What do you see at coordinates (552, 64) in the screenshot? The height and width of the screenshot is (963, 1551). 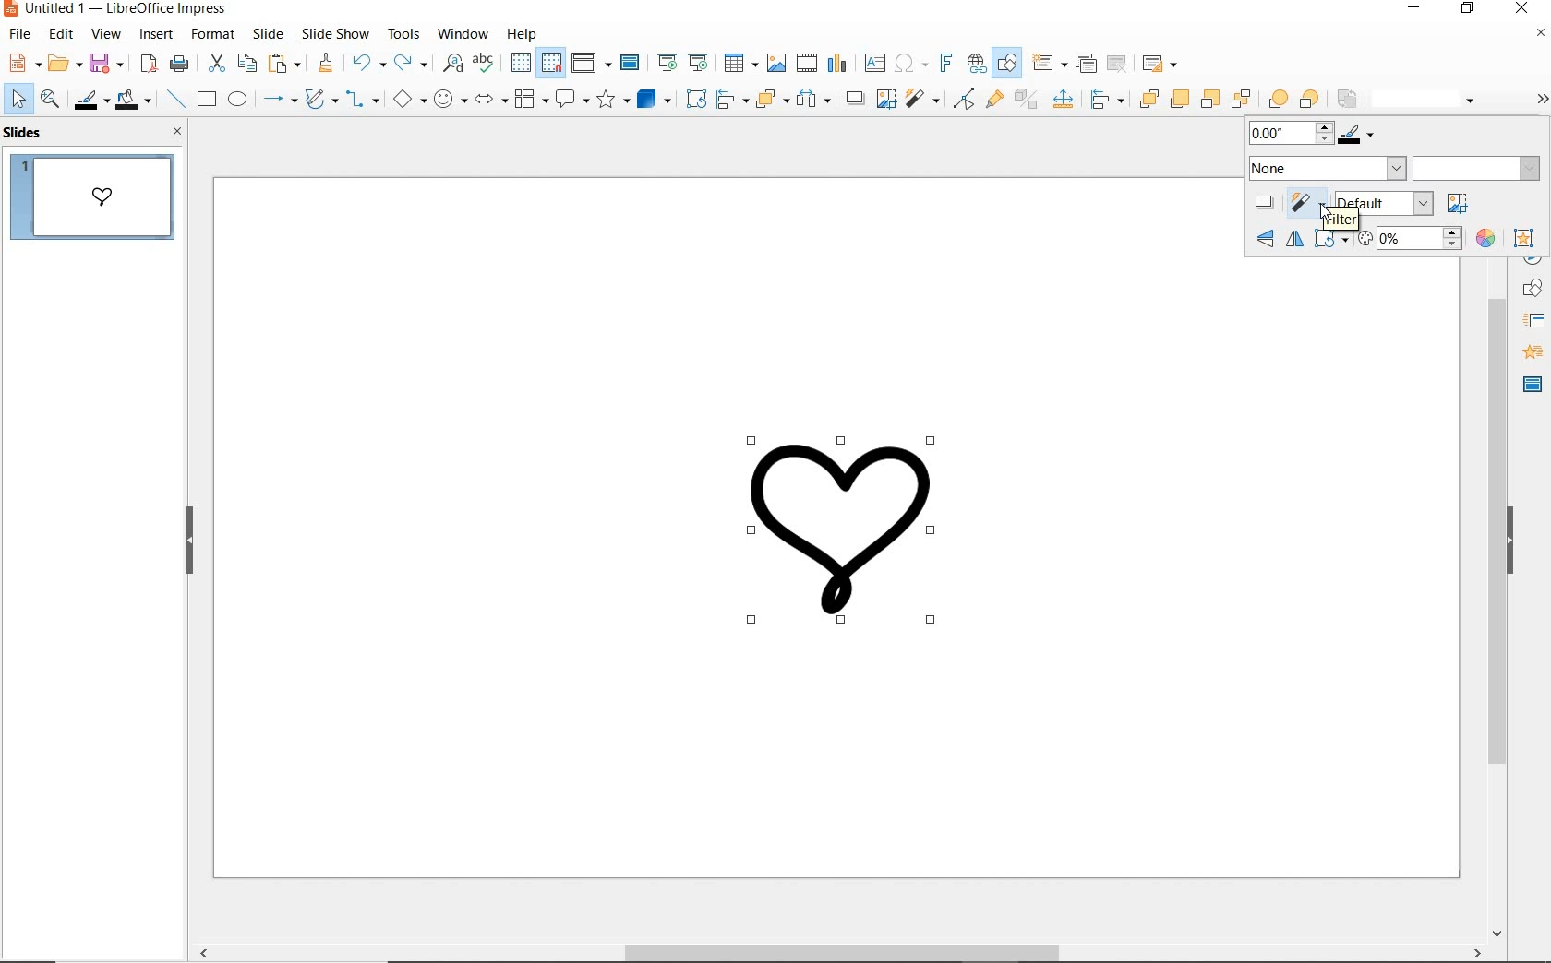 I see `snap to grid` at bounding box center [552, 64].